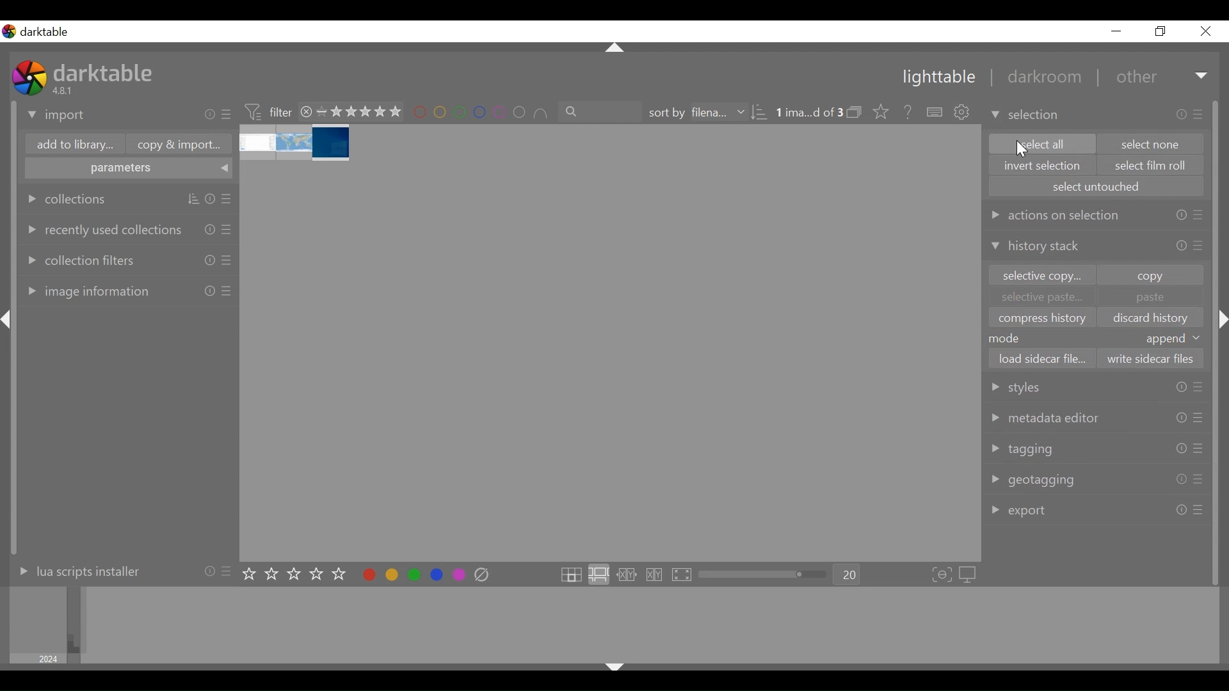 The image size is (1229, 691). Describe the element at coordinates (598, 575) in the screenshot. I see `click to enter zoomable lighttable layout` at that location.